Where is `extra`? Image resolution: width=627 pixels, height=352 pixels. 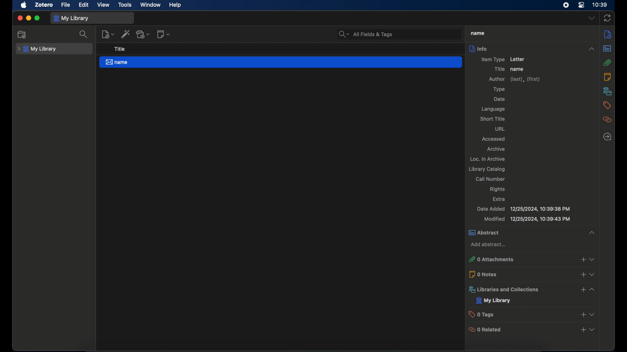 extra is located at coordinates (500, 199).